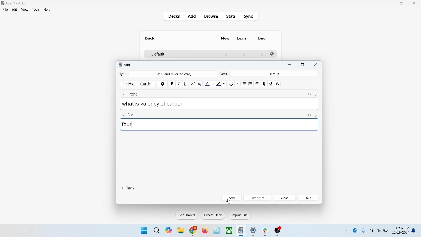  I want to click on add, so click(232, 197).